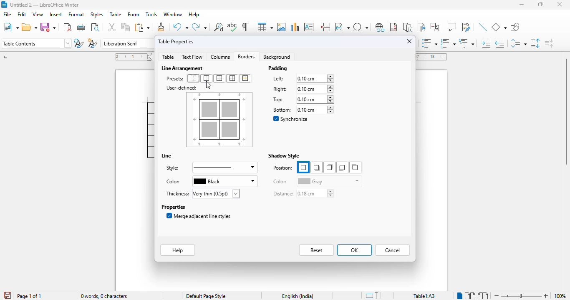 The width and height of the screenshot is (570, 300). Describe the element at coordinates (176, 41) in the screenshot. I see `table properties` at that location.